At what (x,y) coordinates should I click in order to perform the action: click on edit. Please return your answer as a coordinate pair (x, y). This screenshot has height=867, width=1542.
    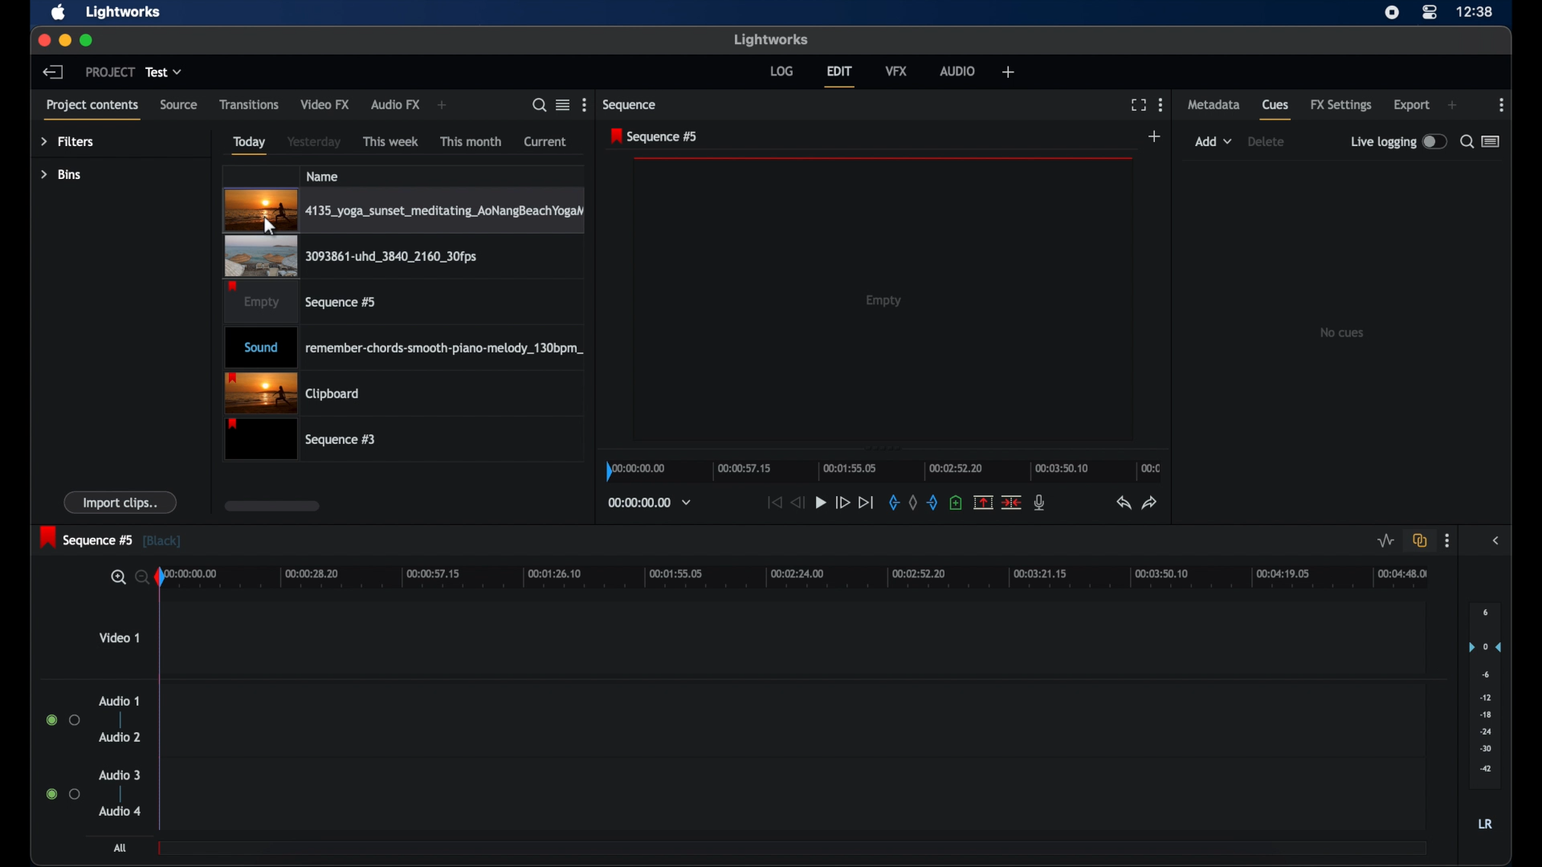
    Looking at the image, I should click on (839, 75).